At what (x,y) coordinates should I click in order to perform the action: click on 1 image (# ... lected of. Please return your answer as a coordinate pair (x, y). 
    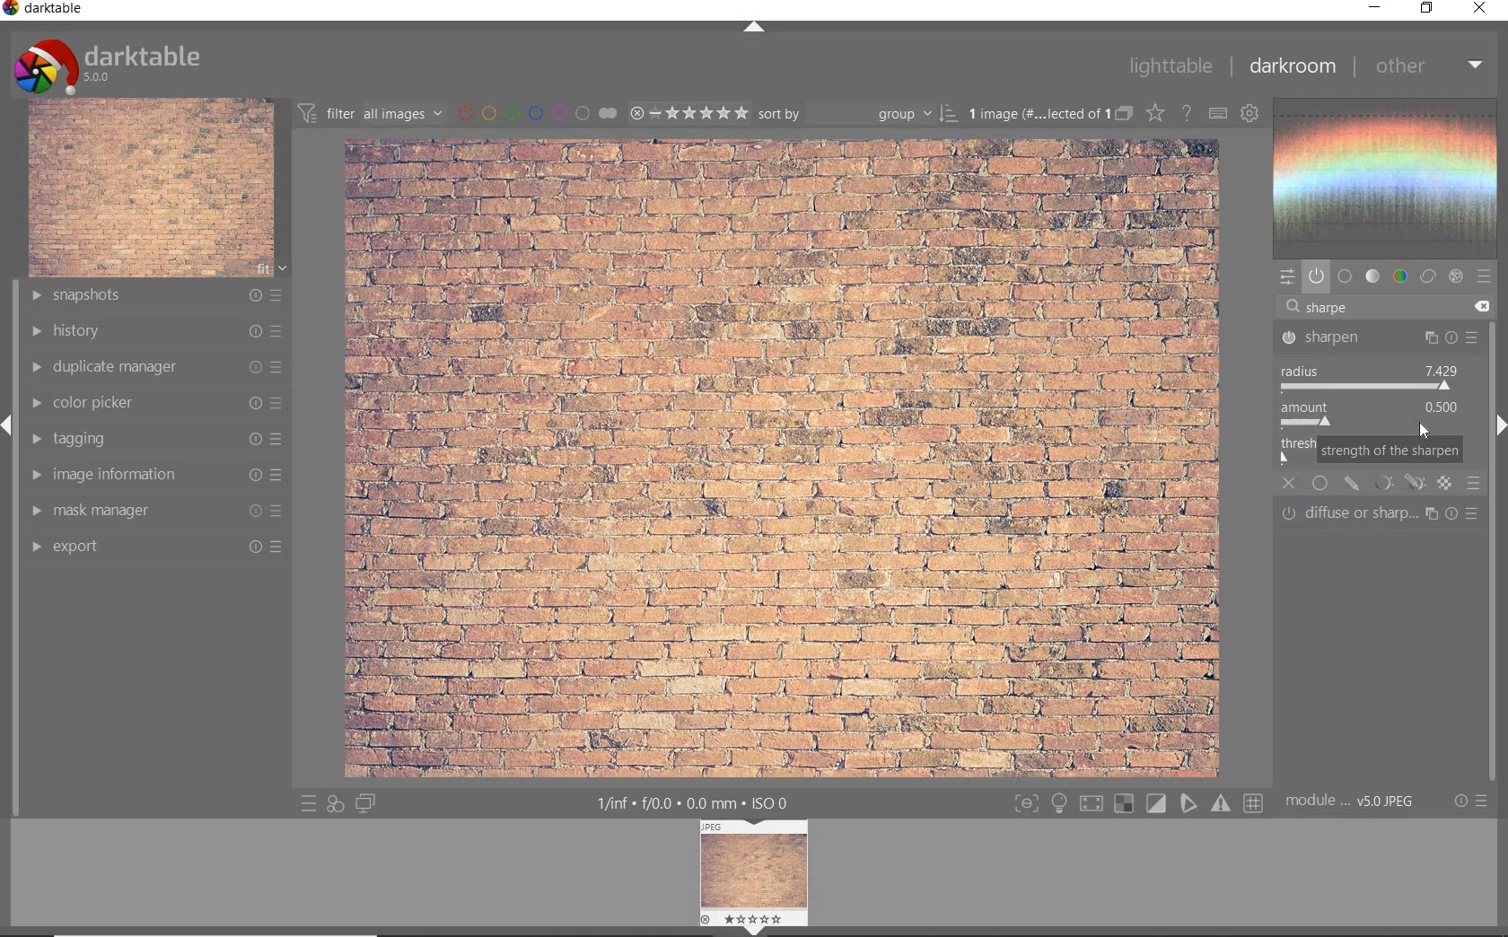
    Looking at the image, I should click on (1035, 112).